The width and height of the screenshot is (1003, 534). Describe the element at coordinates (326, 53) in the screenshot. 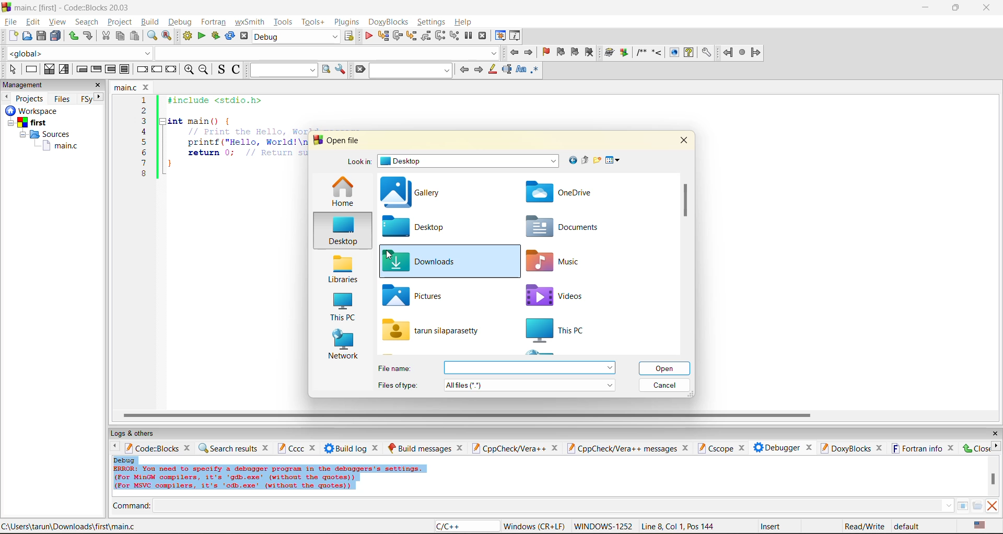

I see `dropdown` at that location.